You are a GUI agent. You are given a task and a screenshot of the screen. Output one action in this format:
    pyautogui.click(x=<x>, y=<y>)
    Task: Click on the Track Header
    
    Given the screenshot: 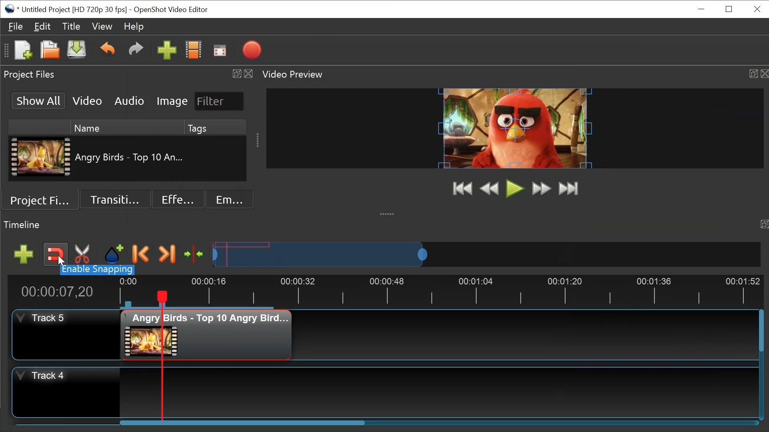 What is the action you would take?
    pyautogui.click(x=42, y=317)
    